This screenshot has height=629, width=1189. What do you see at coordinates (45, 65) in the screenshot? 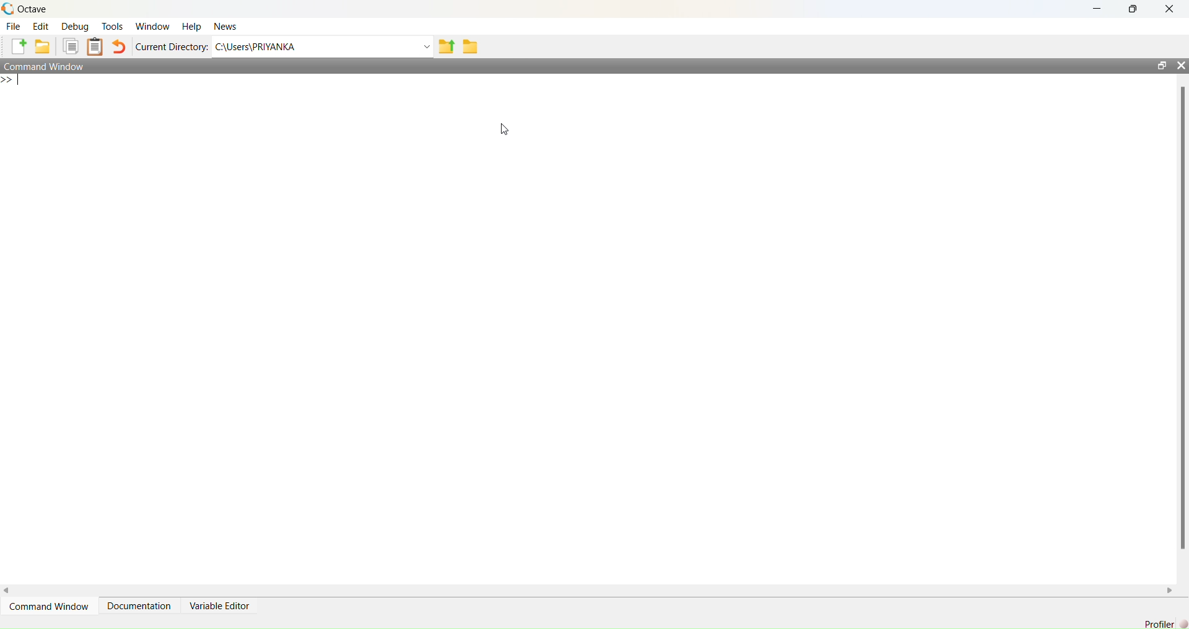
I see `Command Window` at bounding box center [45, 65].